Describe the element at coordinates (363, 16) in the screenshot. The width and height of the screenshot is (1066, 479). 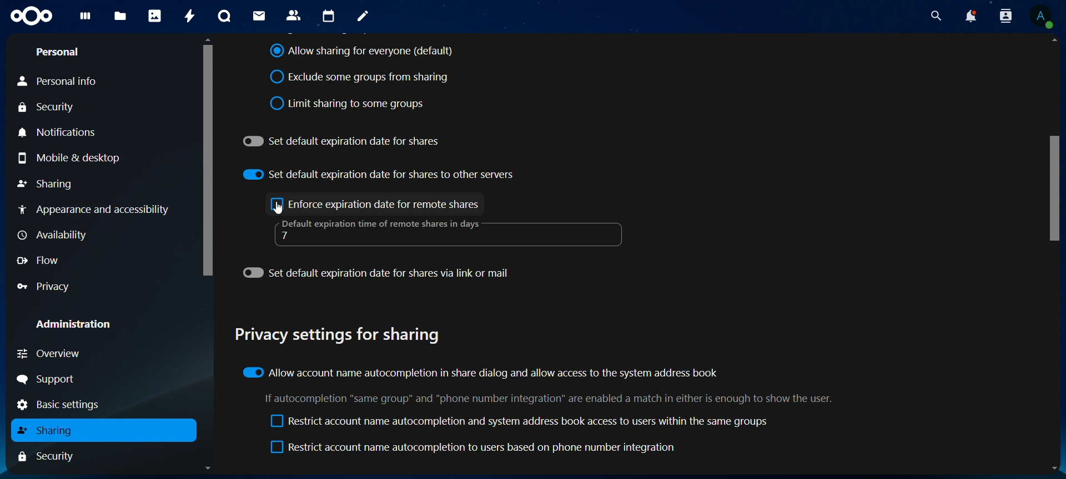
I see `notes` at that location.